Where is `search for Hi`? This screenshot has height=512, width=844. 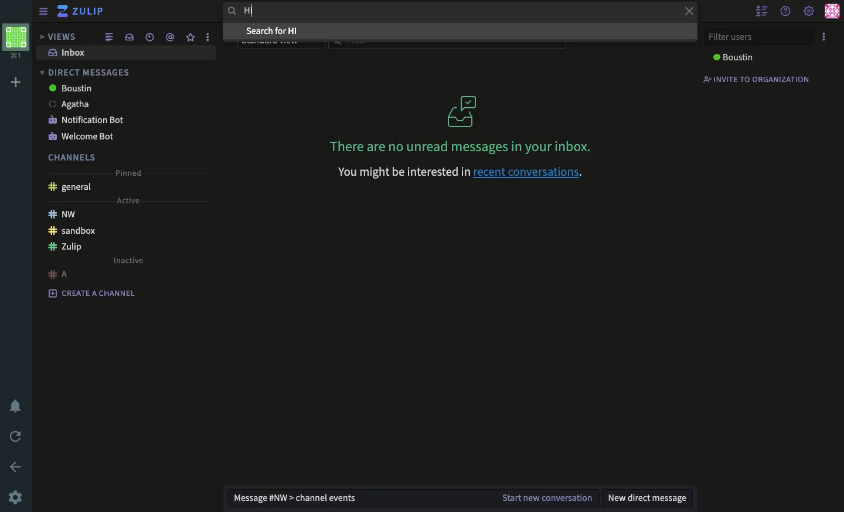
search for Hi is located at coordinates (322, 31).